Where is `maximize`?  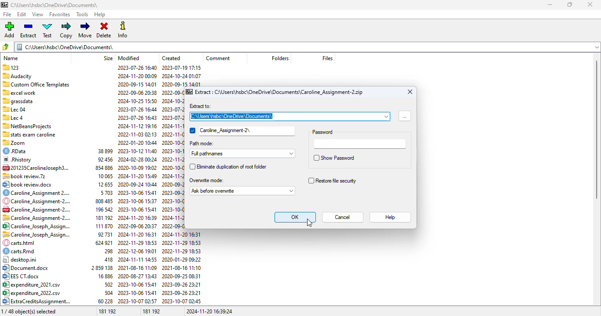 maximize is located at coordinates (570, 5).